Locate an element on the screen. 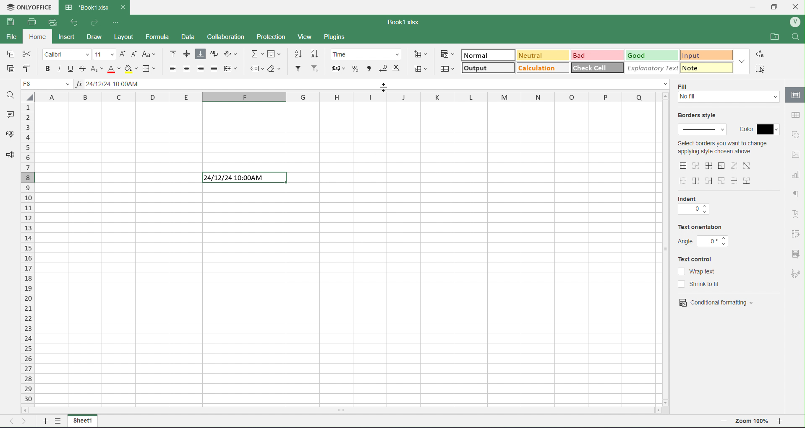 Image resolution: width=805 pixels, height=428 pixels. Format as template is located at coordinates (447, 69).